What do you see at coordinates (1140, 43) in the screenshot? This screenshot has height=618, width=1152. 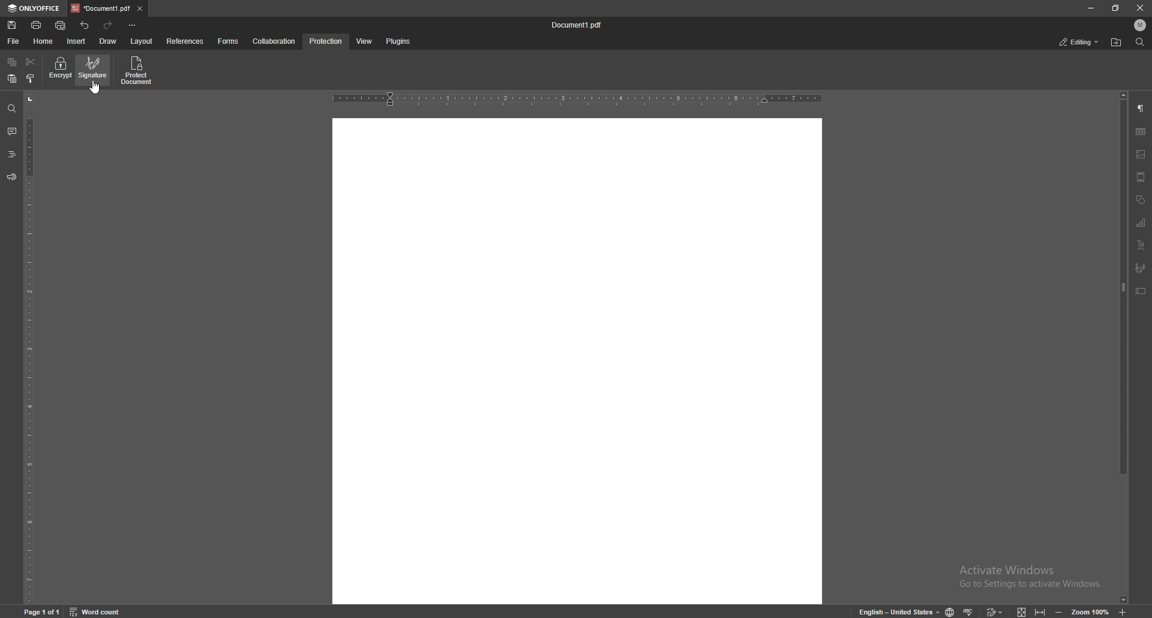 I see `find` at bounding box center [1140, 43].